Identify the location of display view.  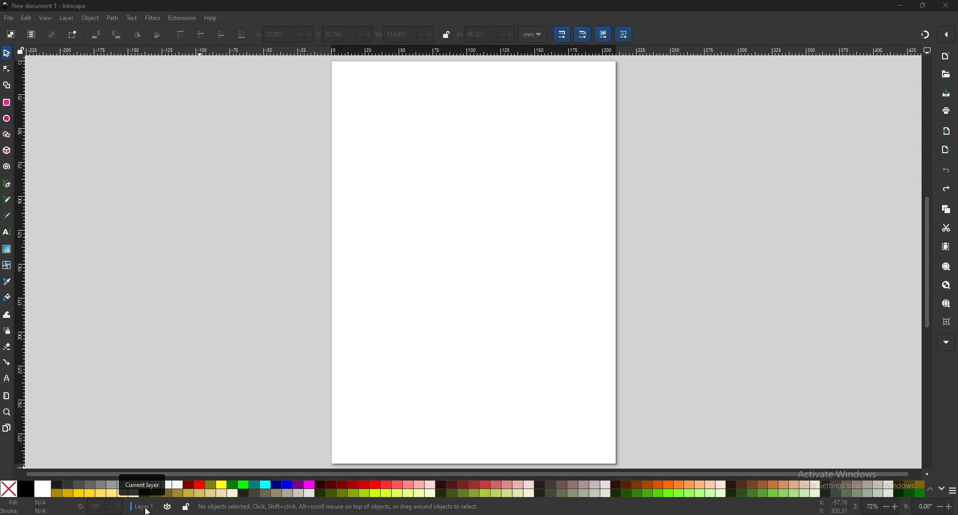
(927, 50).